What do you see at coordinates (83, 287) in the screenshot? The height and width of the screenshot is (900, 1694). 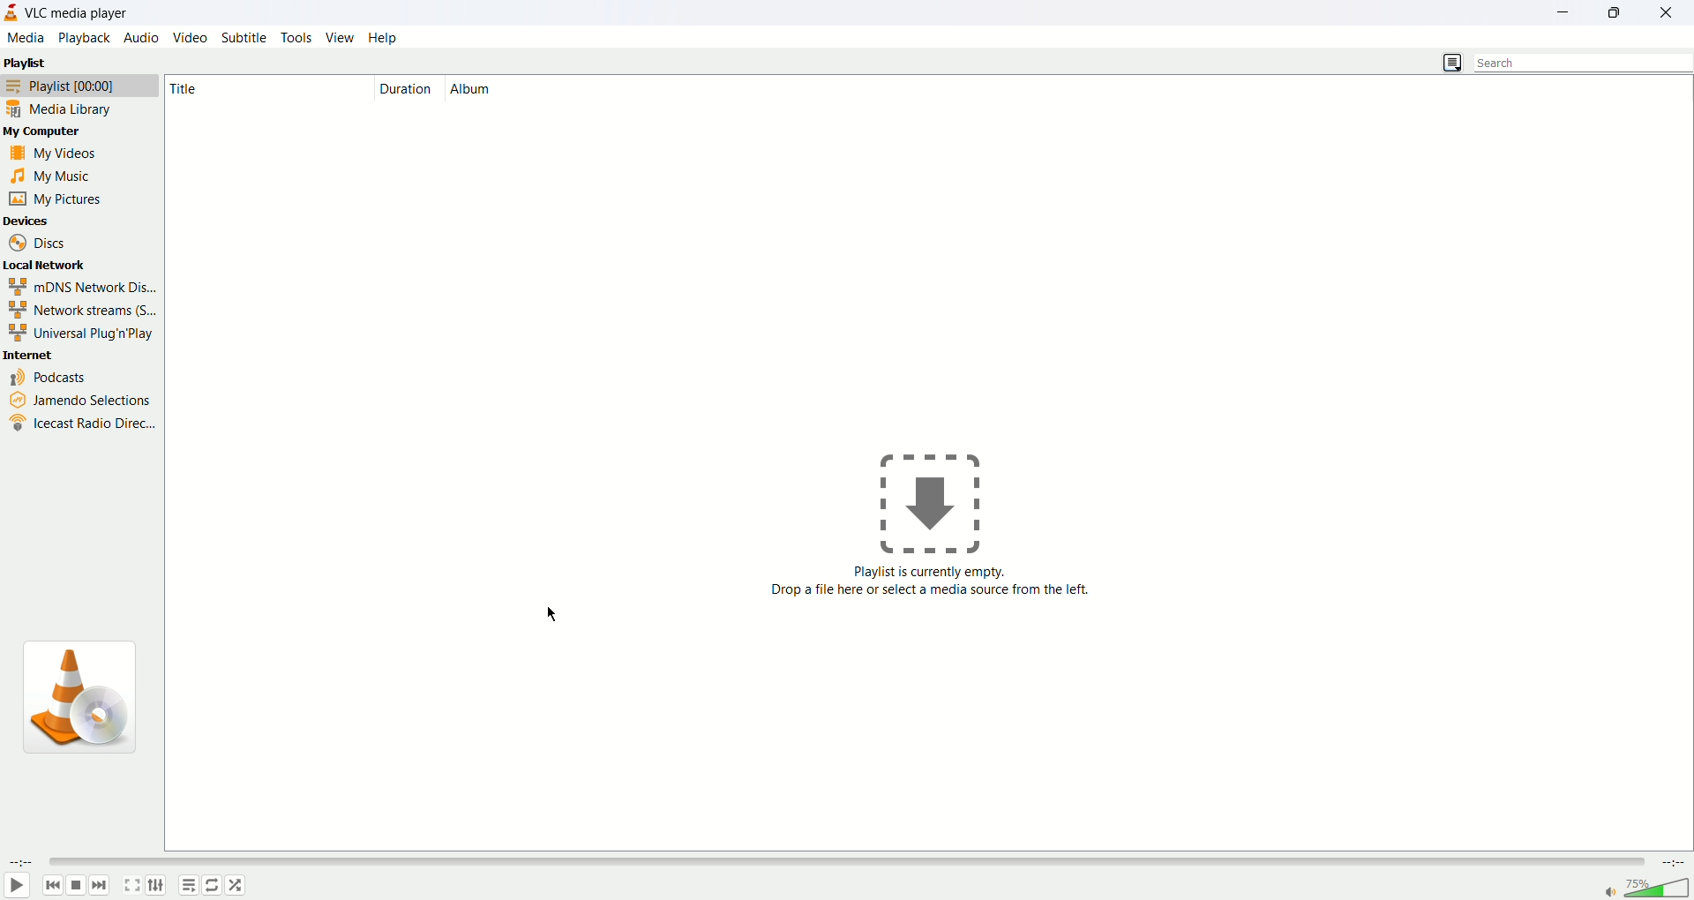 I see `mDNS Network` at bounding box center [83, 287].